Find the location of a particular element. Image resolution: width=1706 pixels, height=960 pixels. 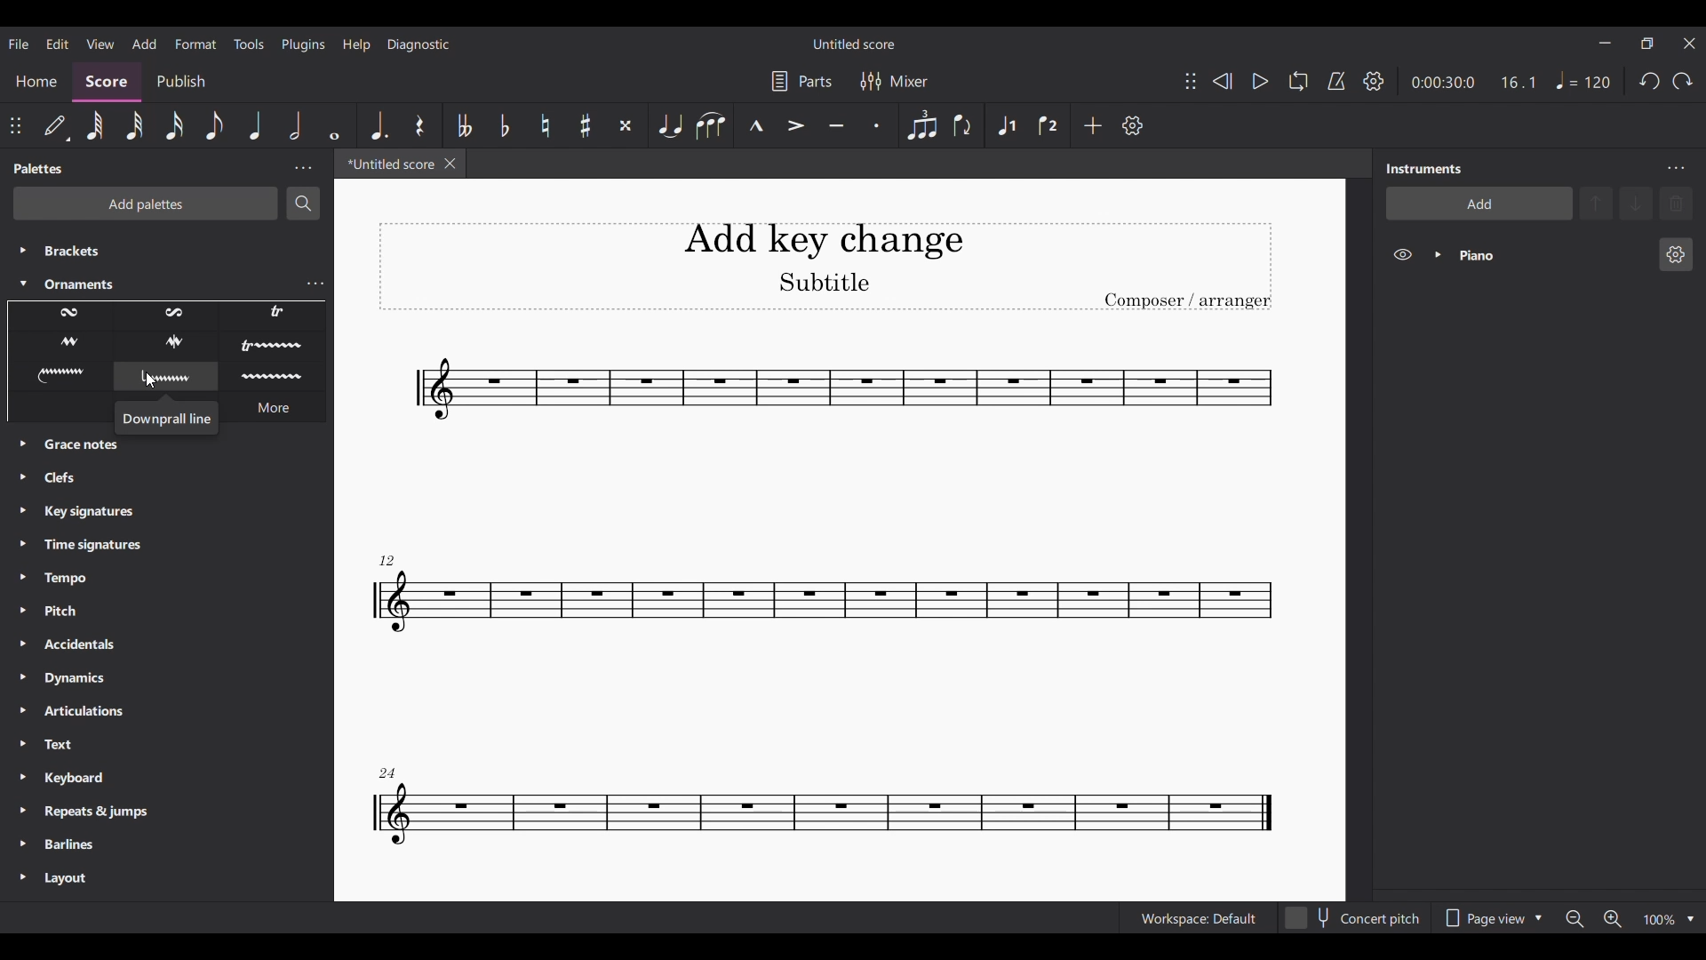

Close interface is located at coordinates (1689, 44).